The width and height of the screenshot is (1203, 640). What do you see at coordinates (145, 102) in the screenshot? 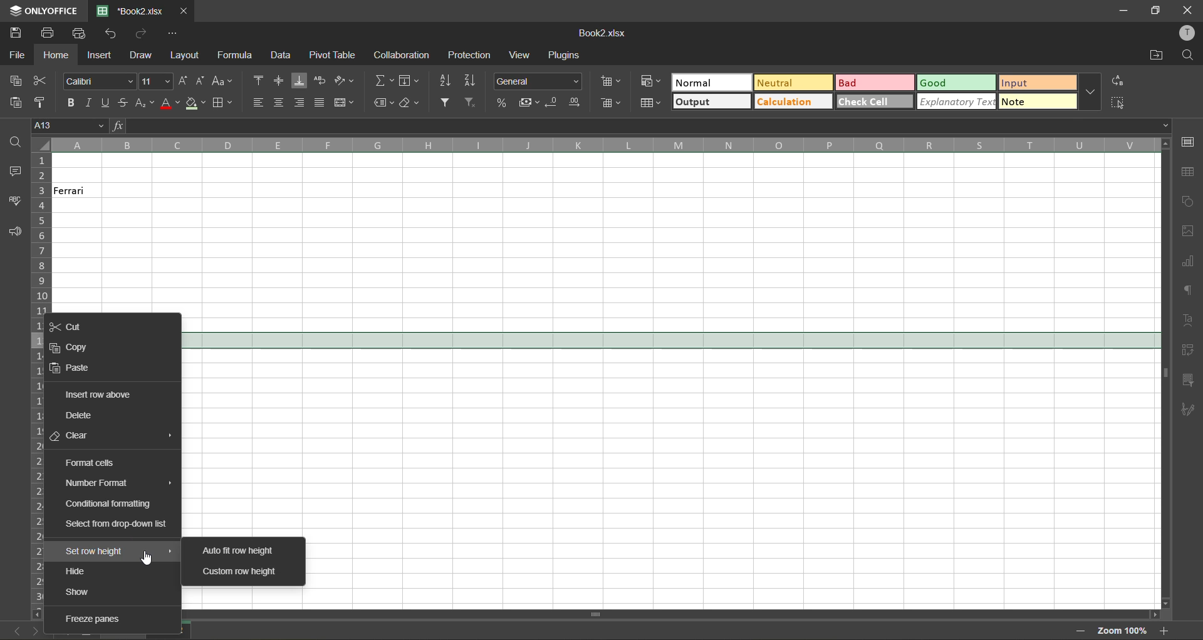
I see `sub/superscript` at bounding box center [145, 102].